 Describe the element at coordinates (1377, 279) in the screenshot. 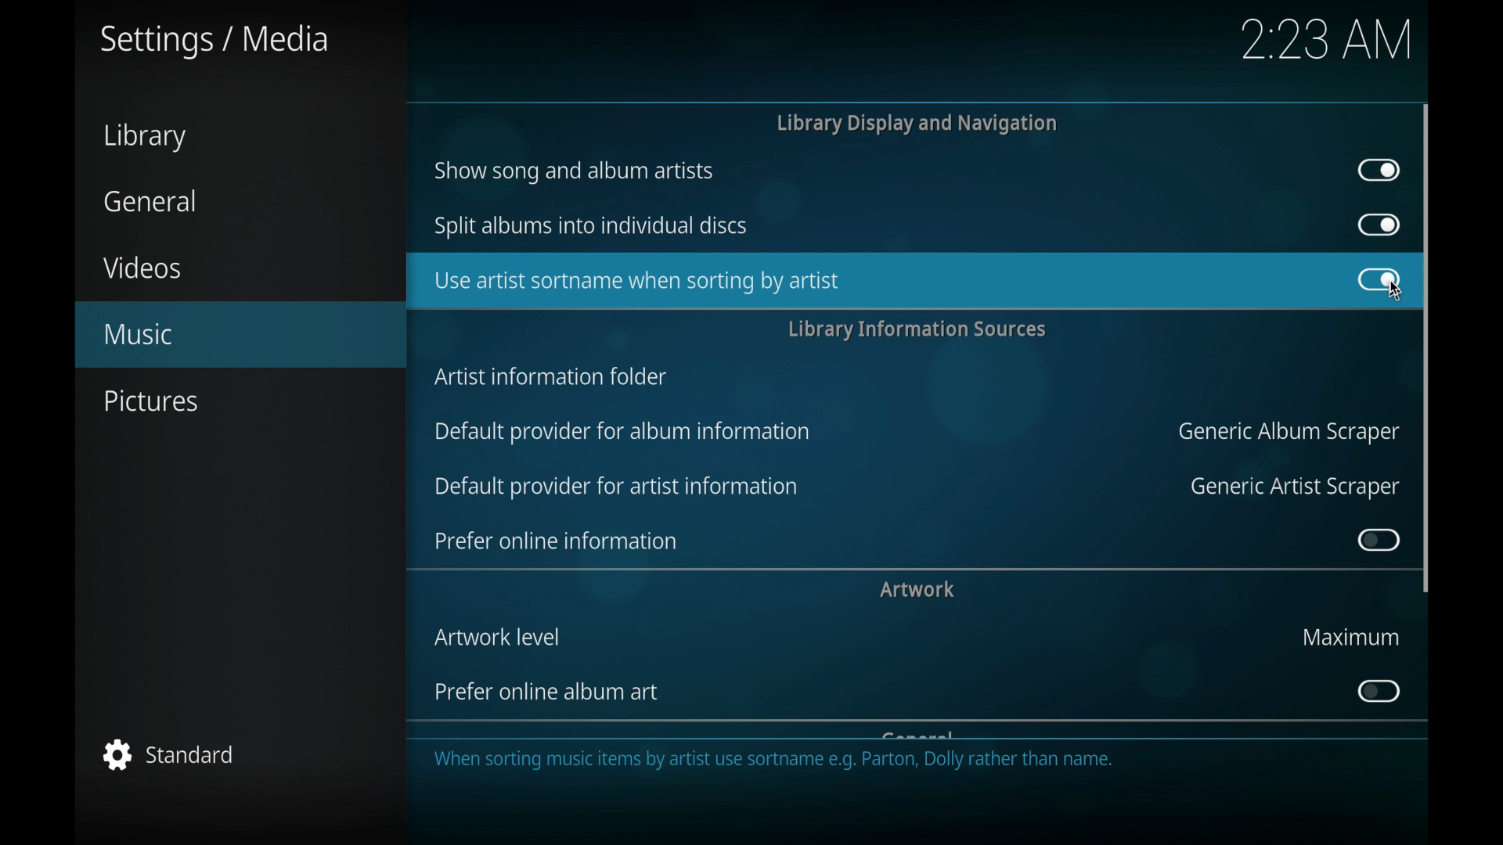

I see `toggle button` at that location.